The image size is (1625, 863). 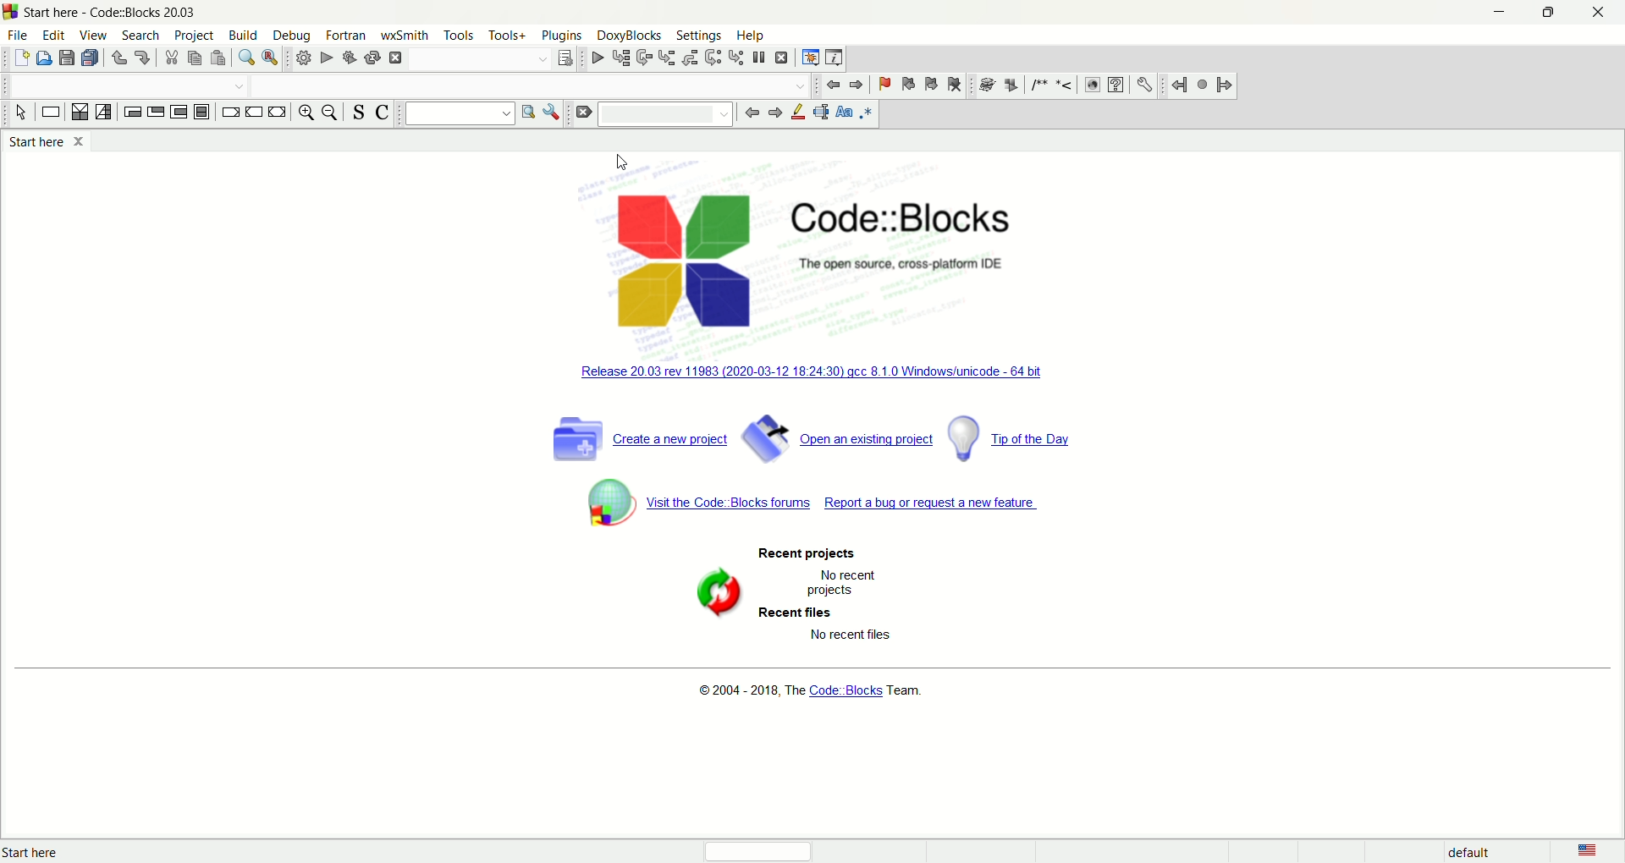 I want to click on toggle comment, so click(x=384, y=114).